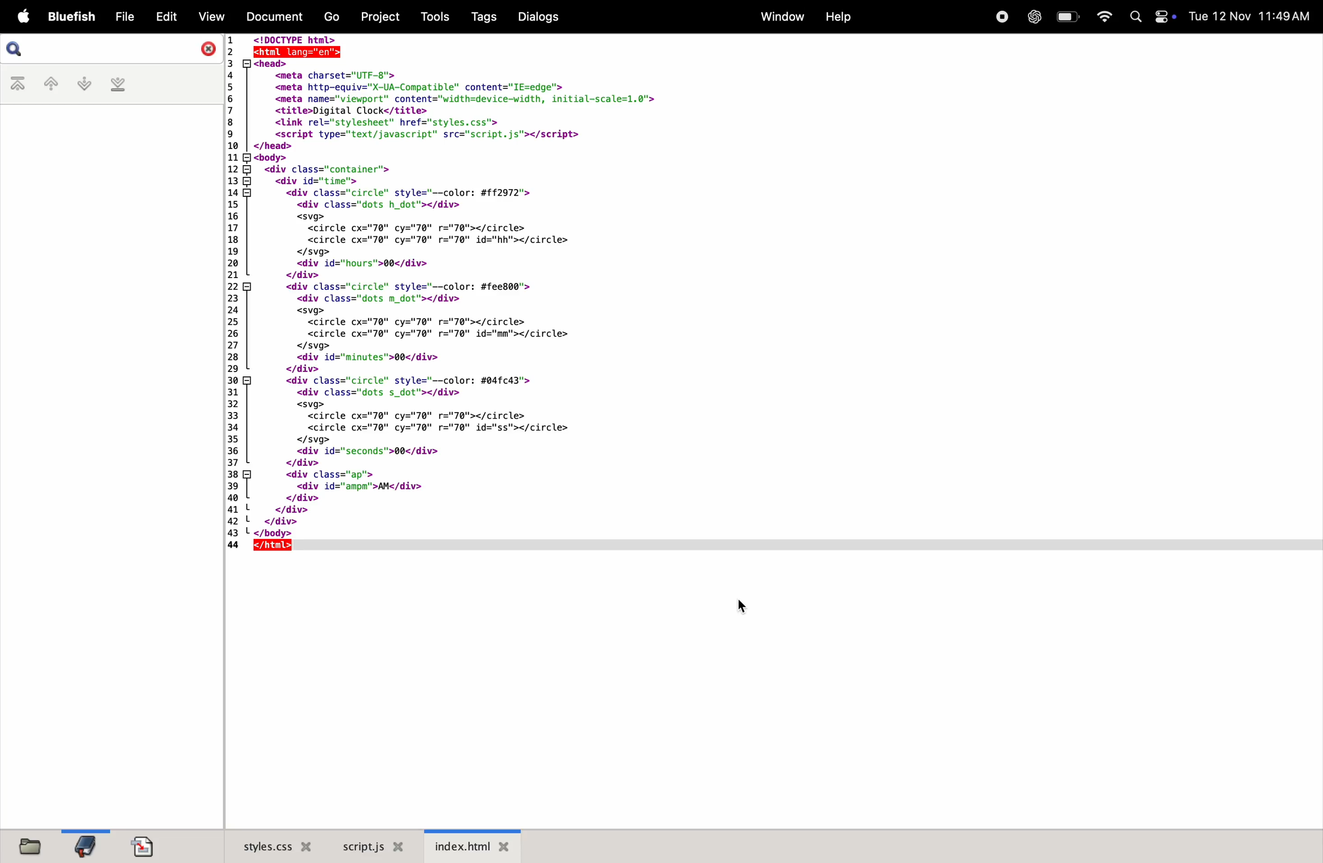 The image size is (1323, 863). Describe the element at coordinates (82, 83) in the screenshot. I see `next bookmark` at that location.